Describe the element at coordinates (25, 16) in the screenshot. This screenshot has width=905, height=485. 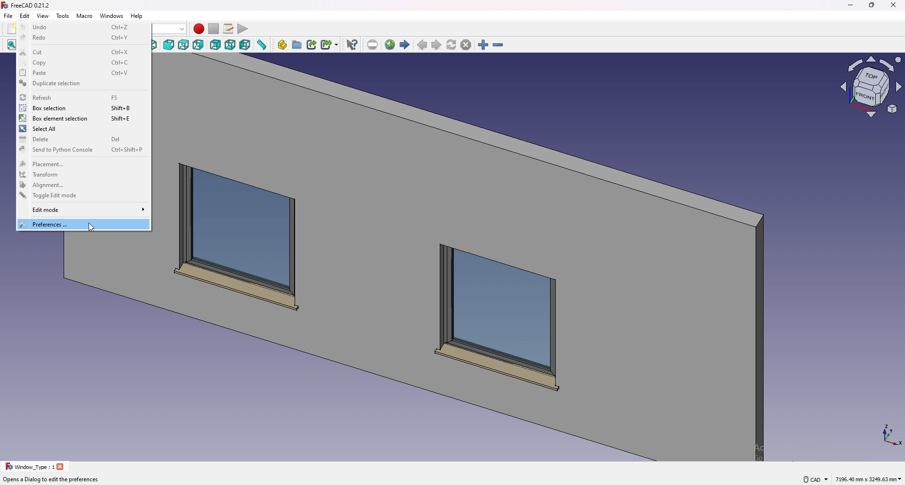
I see `edit` at that location.